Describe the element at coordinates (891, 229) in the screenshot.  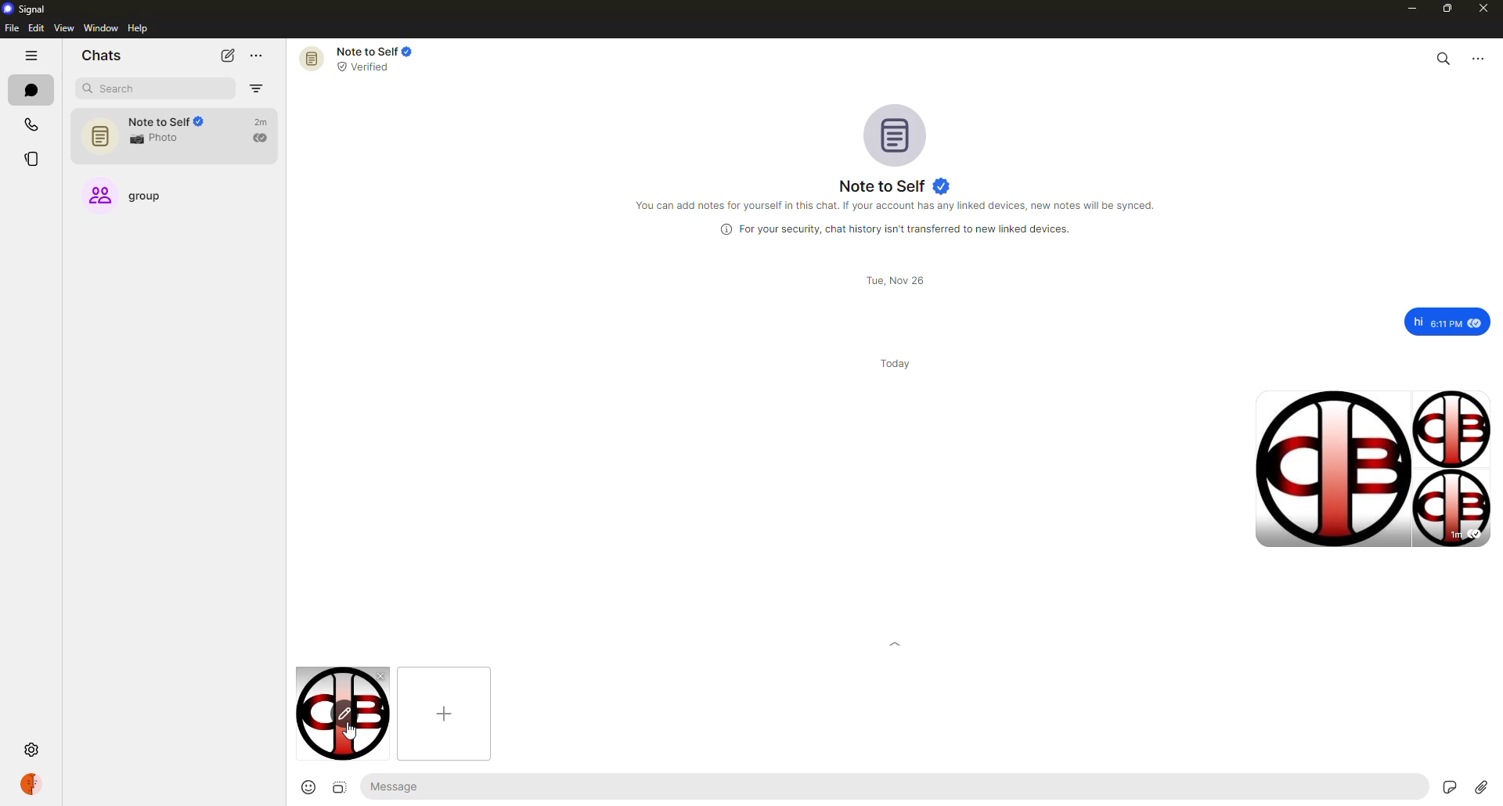
I see `info` at that location.